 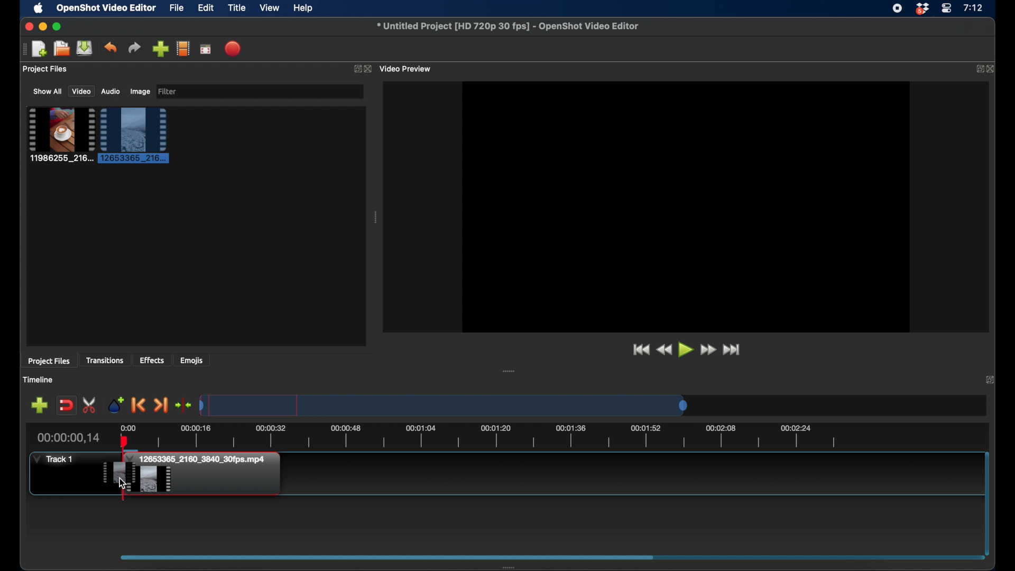 What do you see at coordinates (60, 135) in the screenshot?
I see `clip` at bounding box center [60, 135].